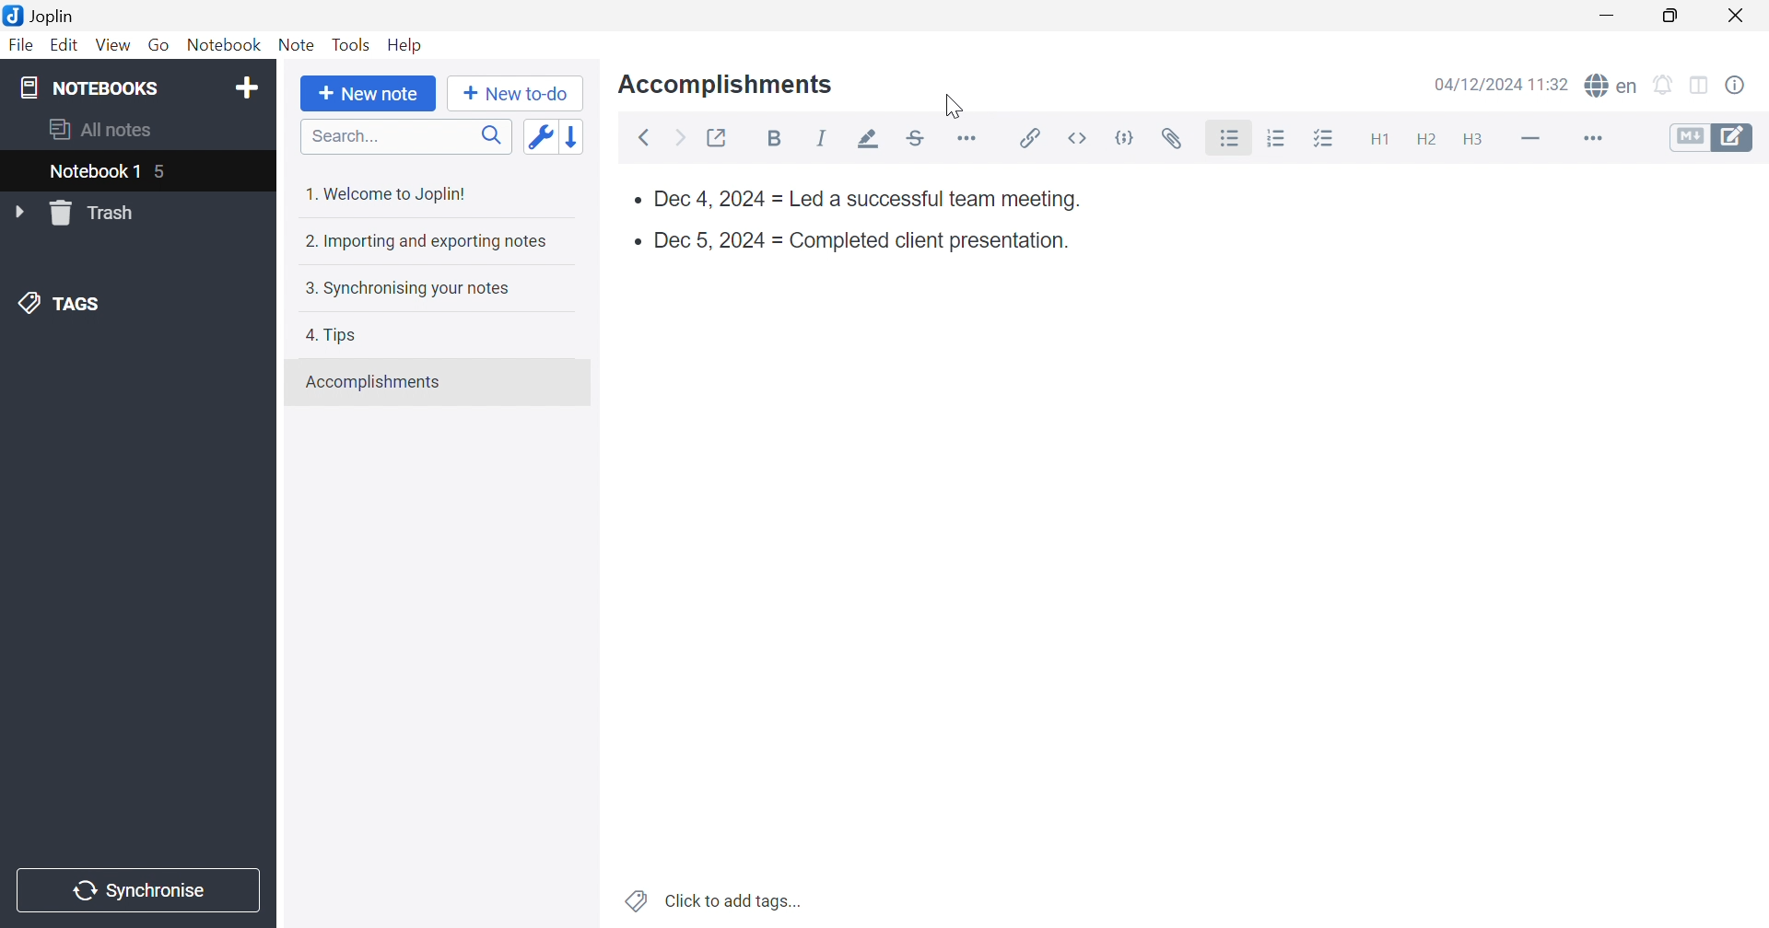 The image size is (1769, 928). What do you see at coordinates (1671, 17) in the screenshot?
I see `Restore Down` at bounding box center [1671, 17].